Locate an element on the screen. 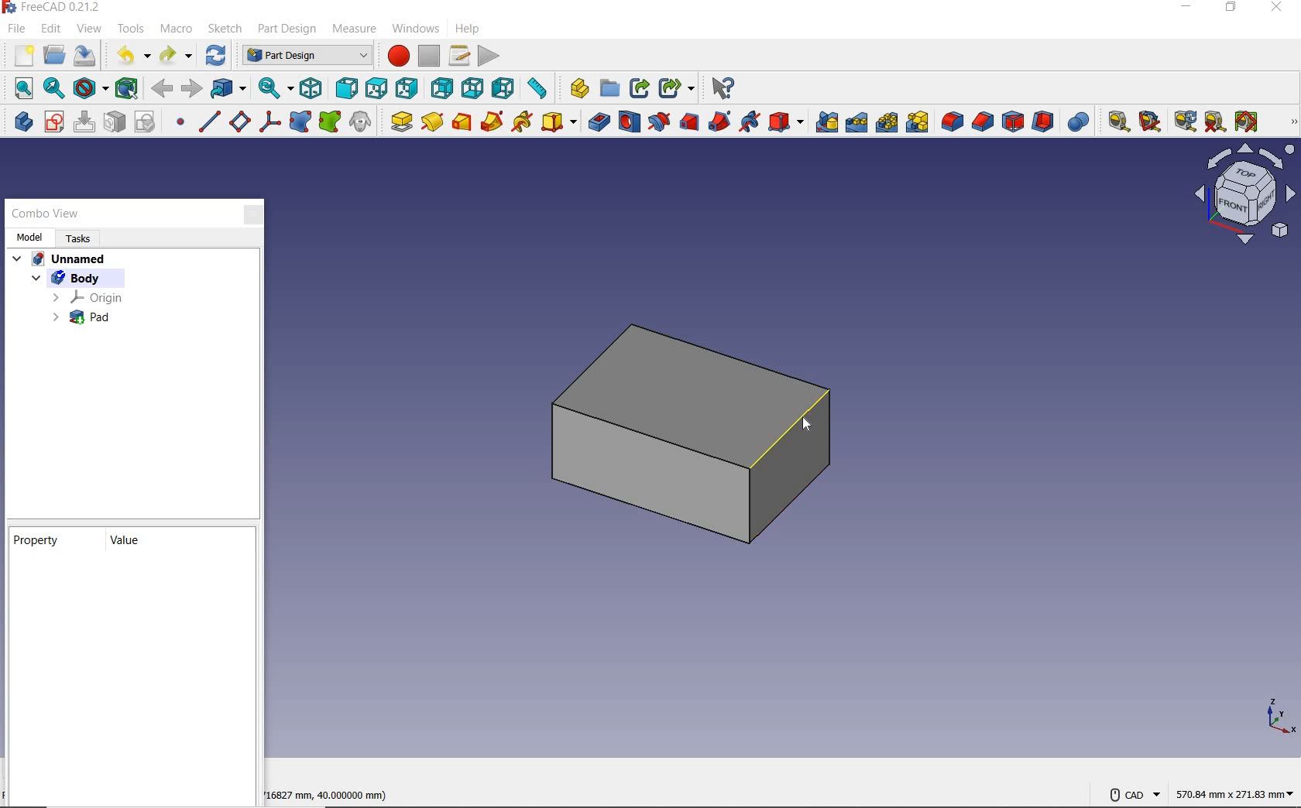 This screenshot has height=808, width=1301. chamfer is located at coordinates (983, 122).